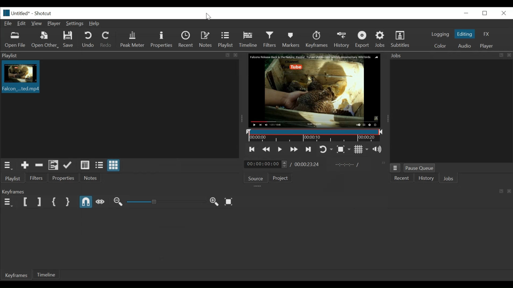  Describe the element at coordinates (8, 23) in the screenshot. I see `File` at that location.